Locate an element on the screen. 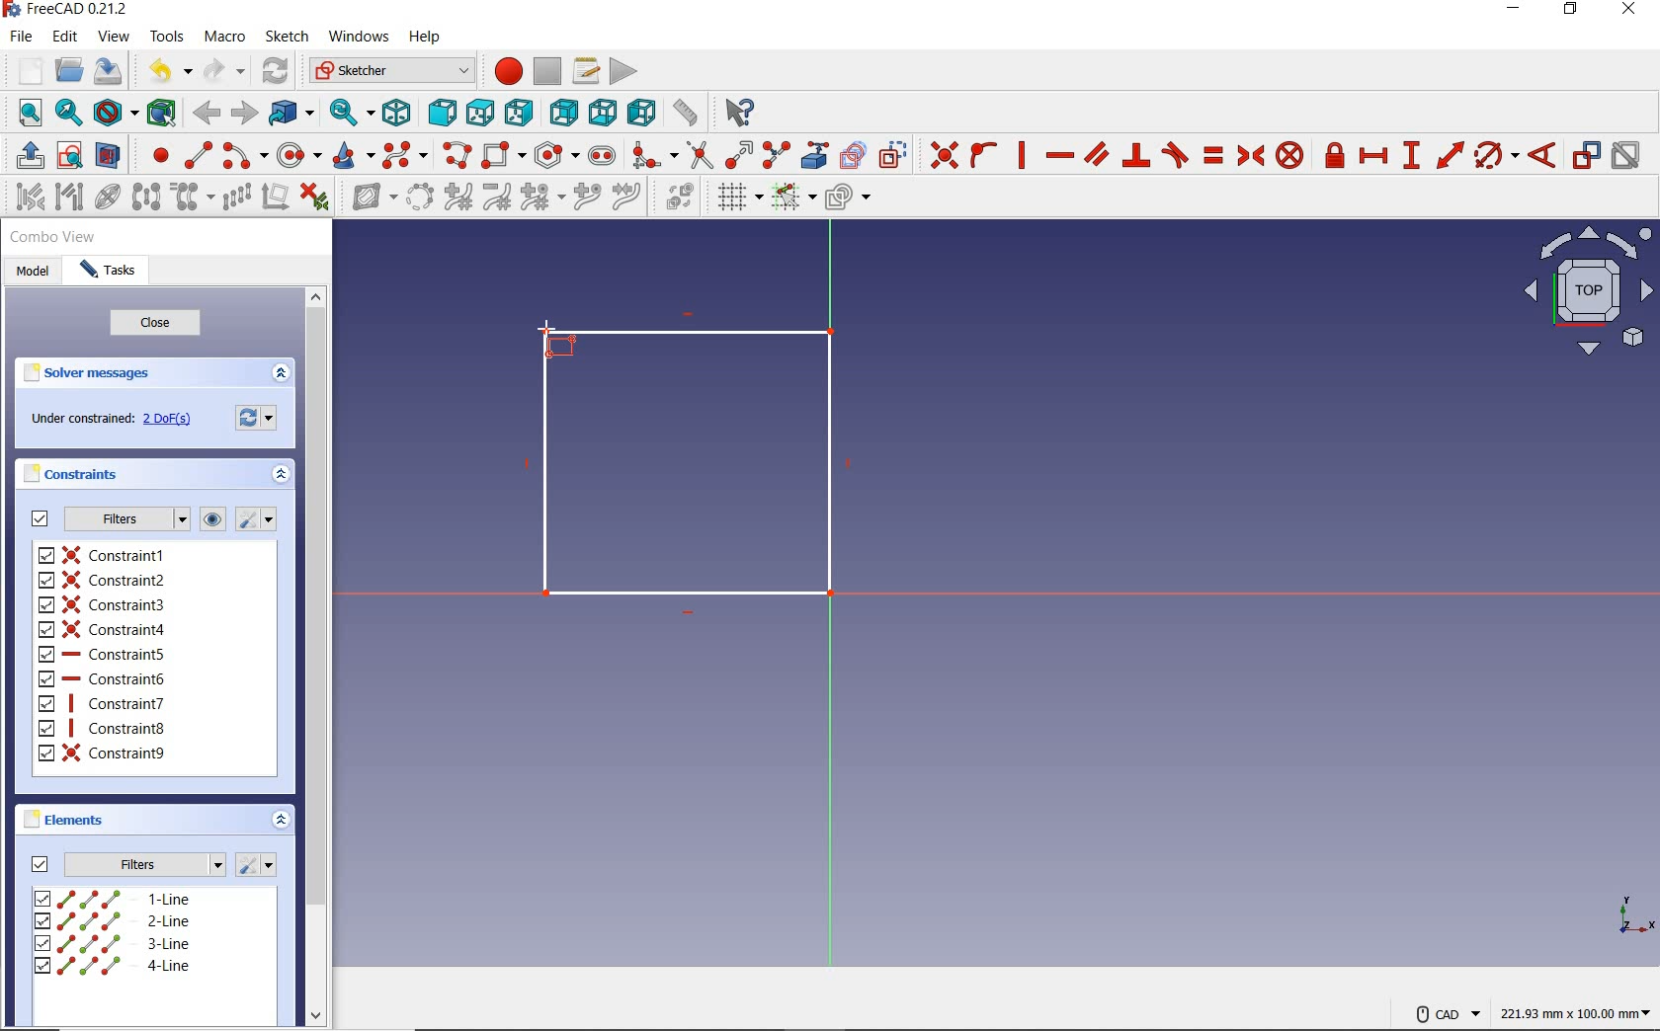  top is located at coordinates (481, 114).